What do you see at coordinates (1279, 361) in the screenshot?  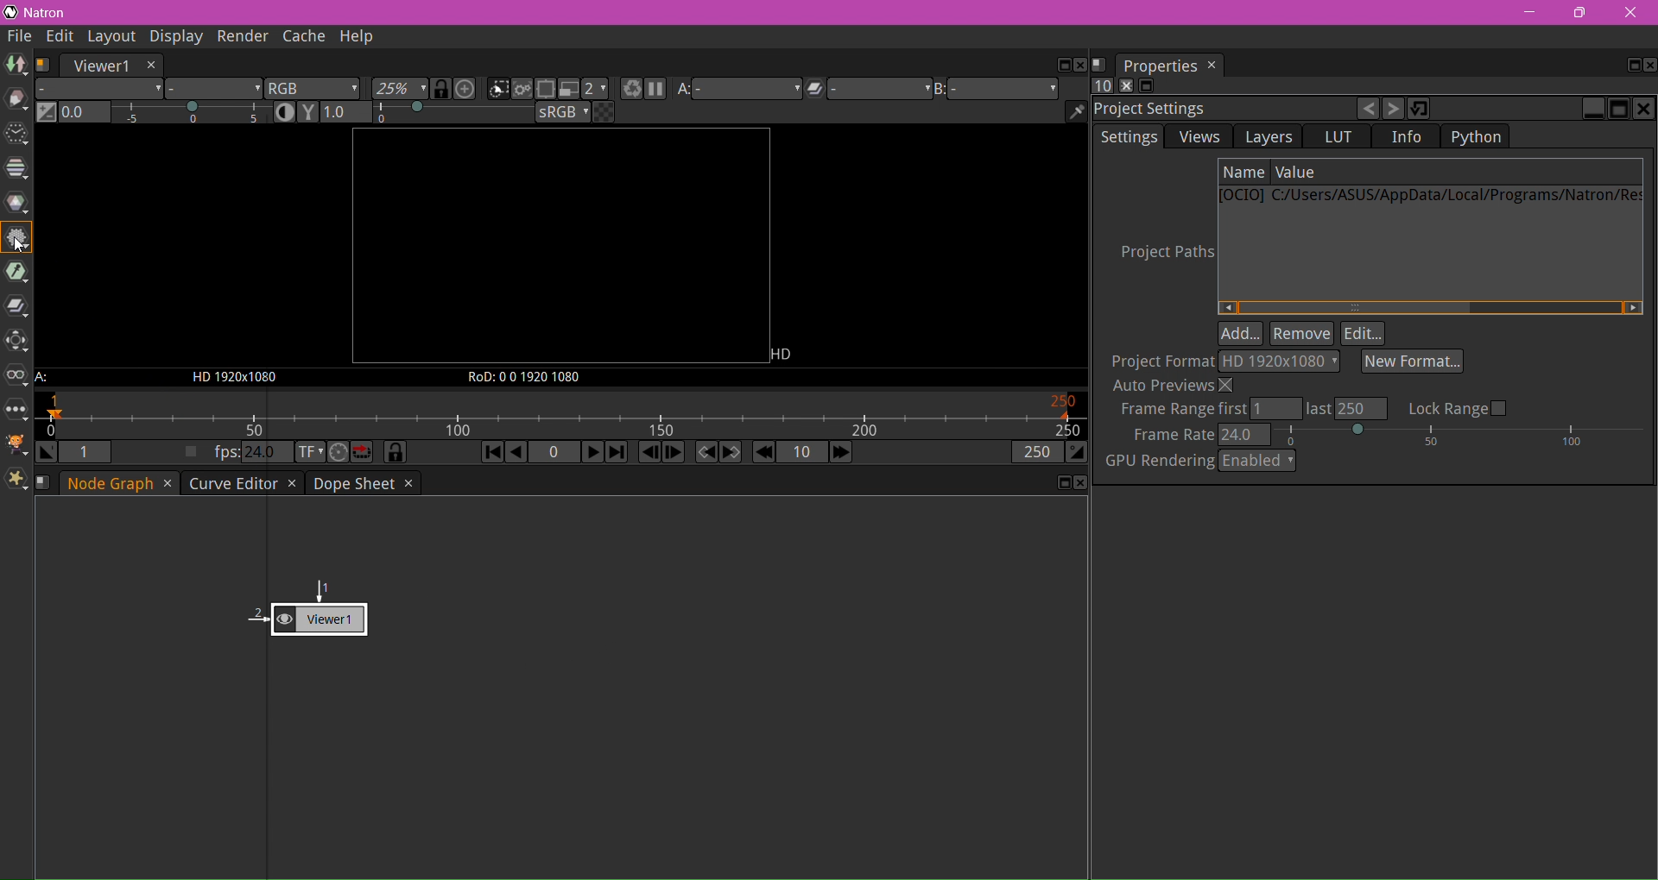 I see `Current Project format` at bounding box center [1279, 361].